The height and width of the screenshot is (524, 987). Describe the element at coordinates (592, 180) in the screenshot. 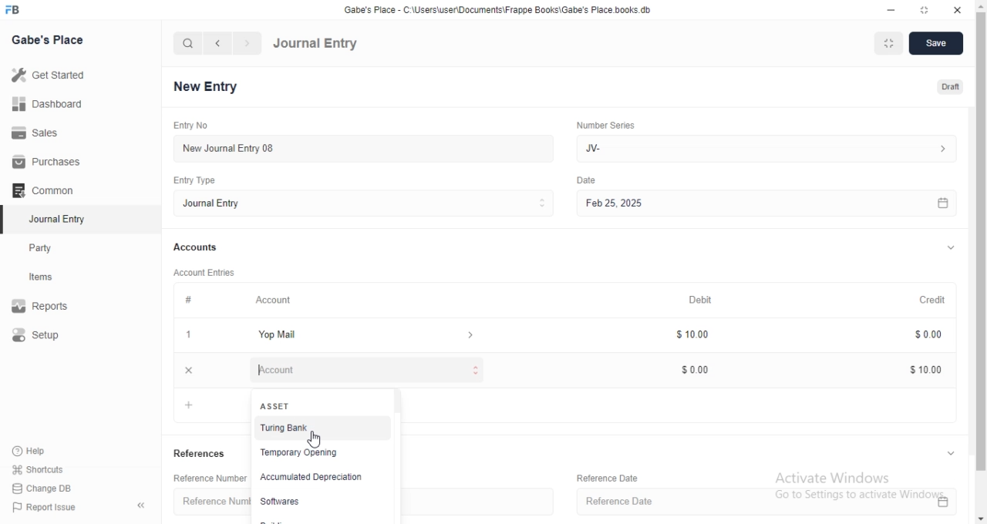

I see `` at that location.